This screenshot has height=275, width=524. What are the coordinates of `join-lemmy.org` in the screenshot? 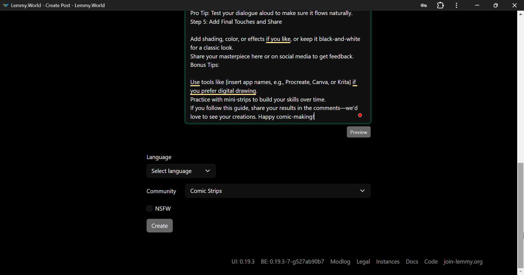 It's located at (464, 261).